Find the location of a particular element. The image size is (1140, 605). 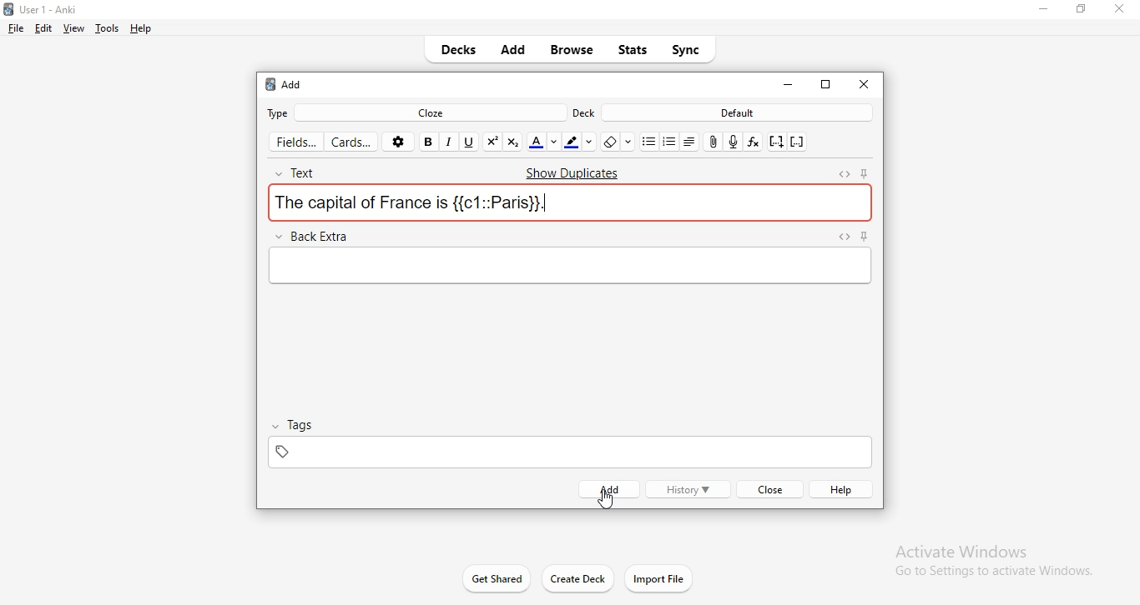

formula is located at coordinates (753, 140).